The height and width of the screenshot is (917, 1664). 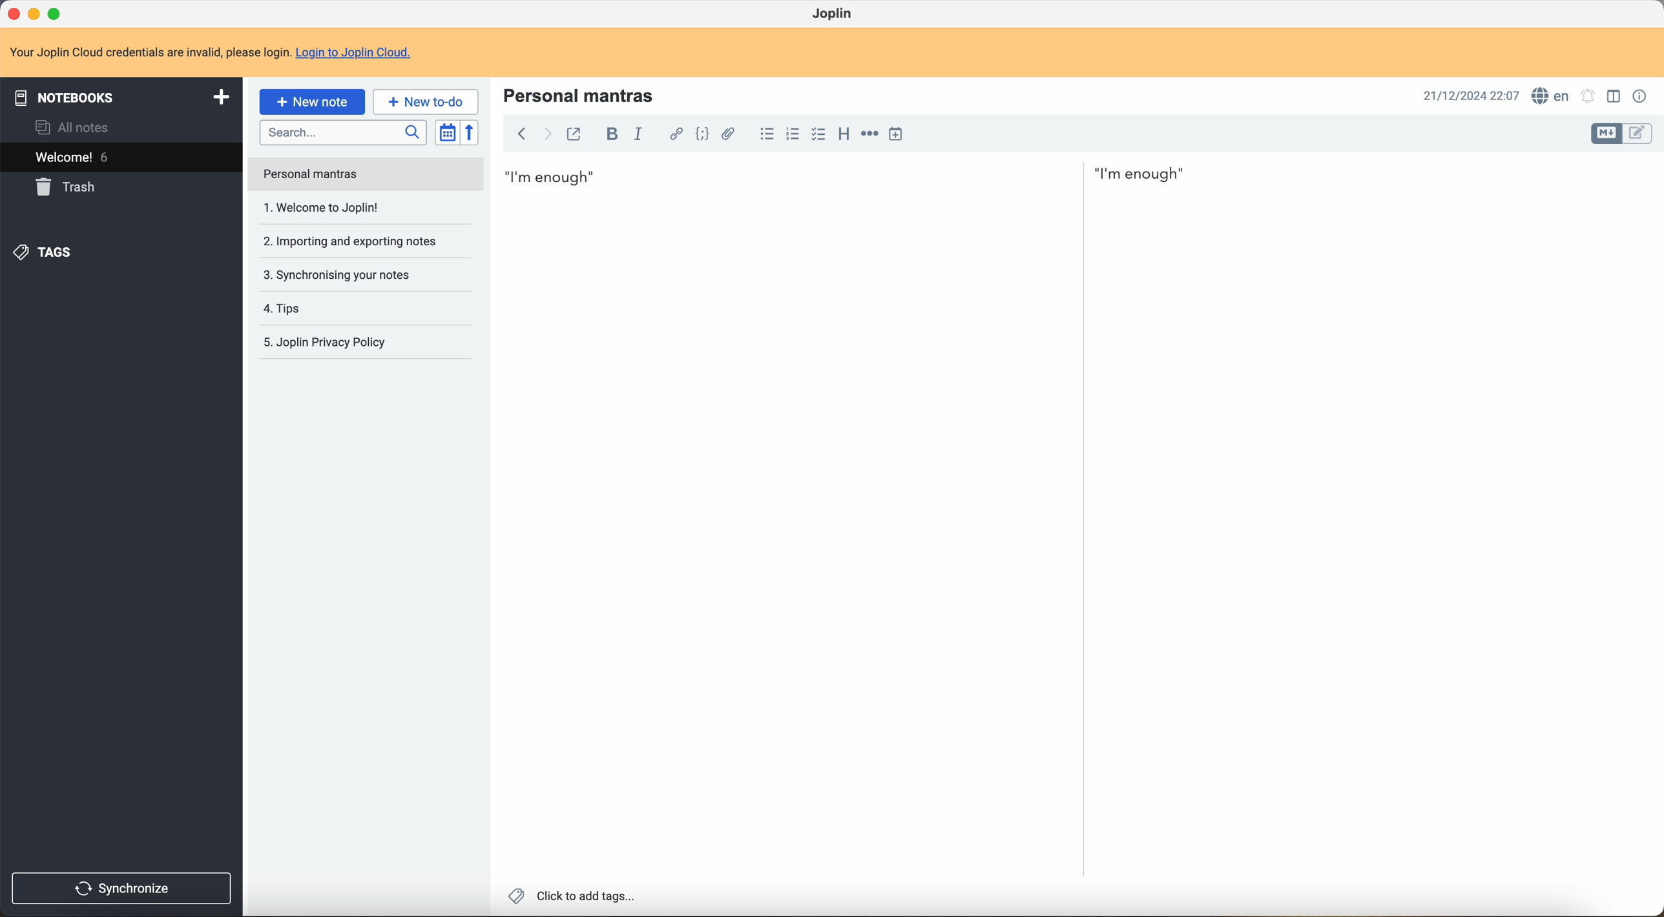 What do you see at coordinates (548, 135) in the screenshot?
I see `foward` at bounding box center [548, 135].